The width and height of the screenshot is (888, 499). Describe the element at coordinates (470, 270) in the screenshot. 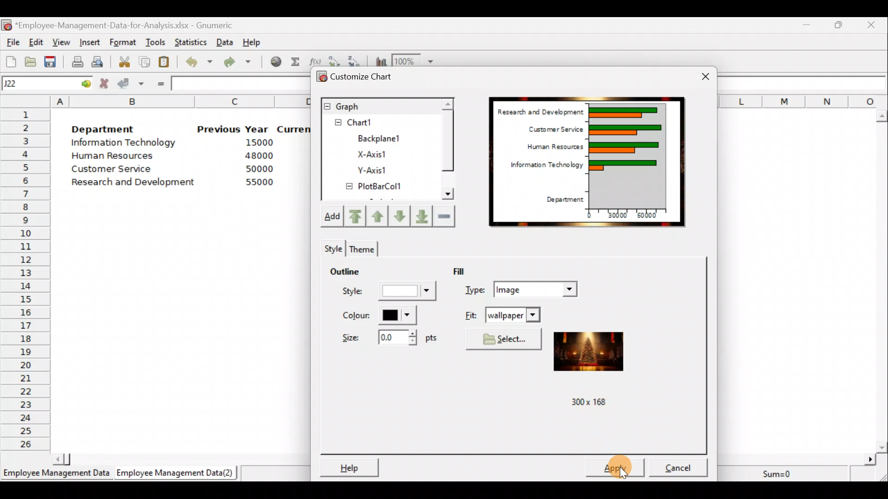

I see `Fill` at that location.